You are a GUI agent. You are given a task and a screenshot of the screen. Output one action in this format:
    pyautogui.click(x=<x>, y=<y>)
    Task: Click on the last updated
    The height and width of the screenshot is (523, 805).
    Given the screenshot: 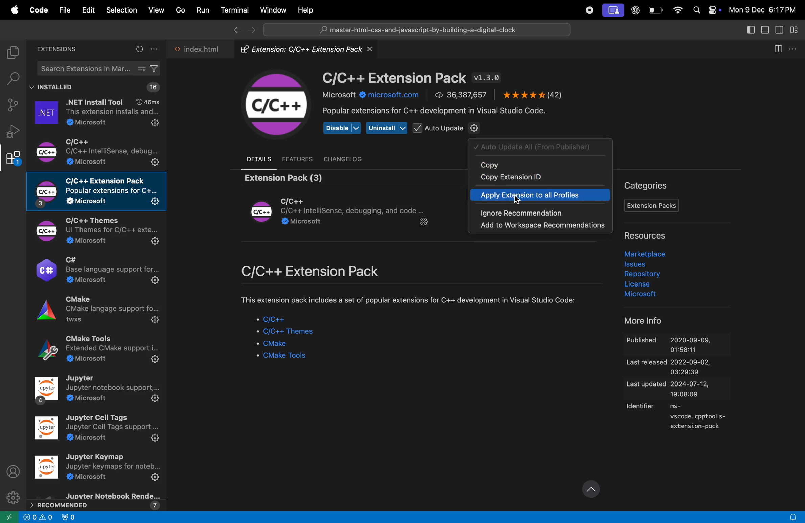 What is the action you would take?
    pyautogui.click(x=680, y=390)
    